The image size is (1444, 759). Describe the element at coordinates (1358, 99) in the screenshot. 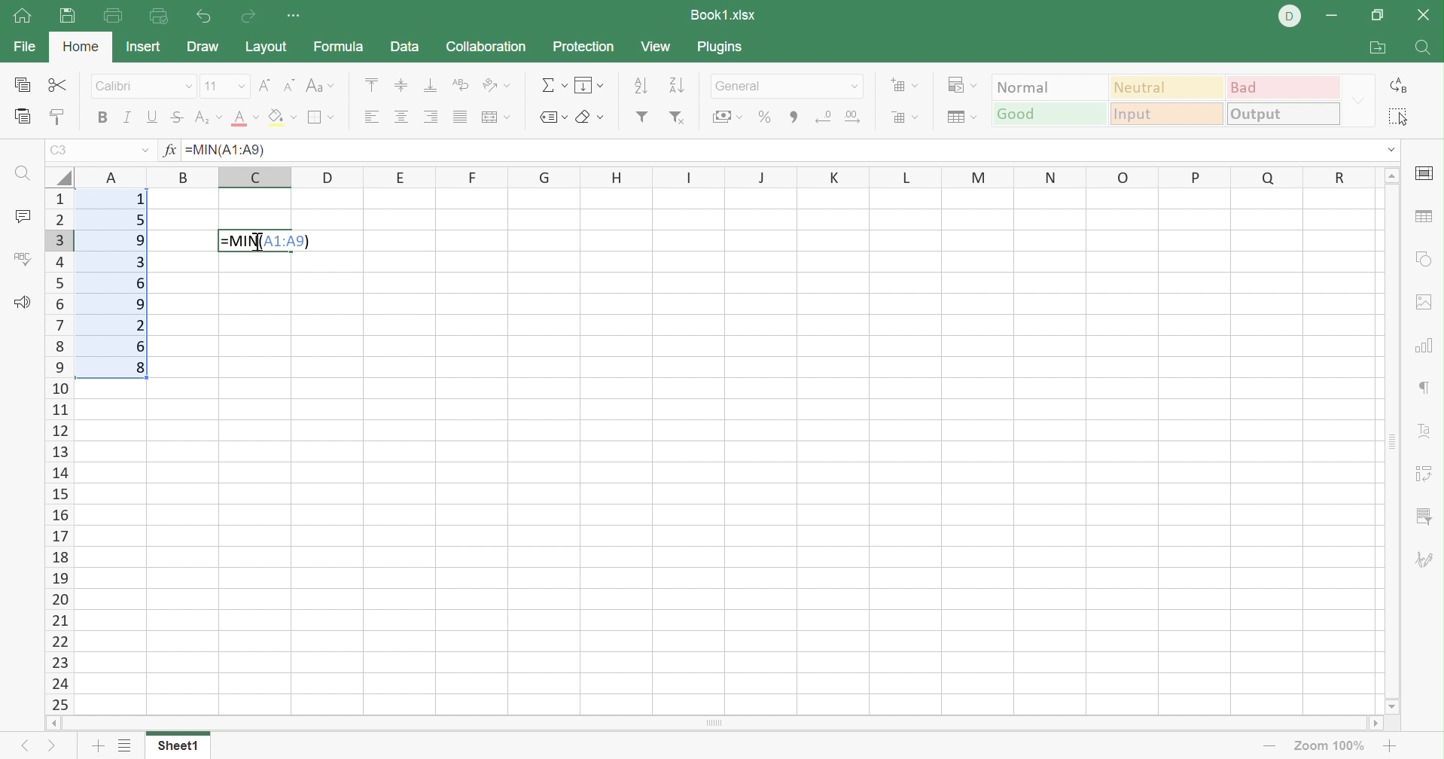

I see `Drop Down` at that location.